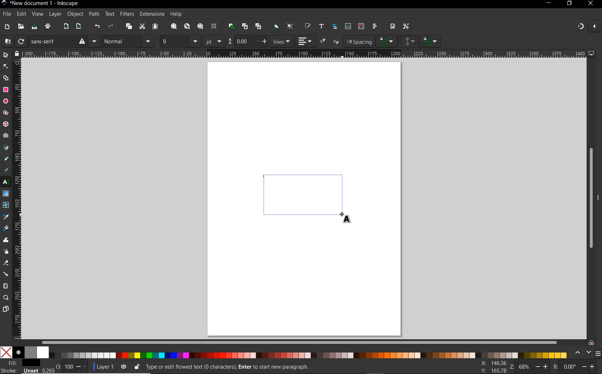  I want to click on open xml editor, so click(347, 26).